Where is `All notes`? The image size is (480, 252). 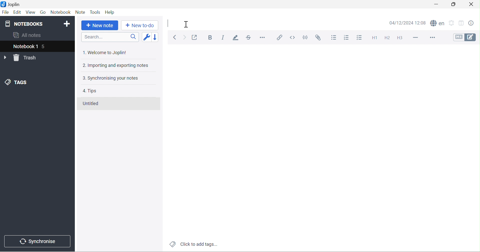 All notes is located at coordinates (27, 35).